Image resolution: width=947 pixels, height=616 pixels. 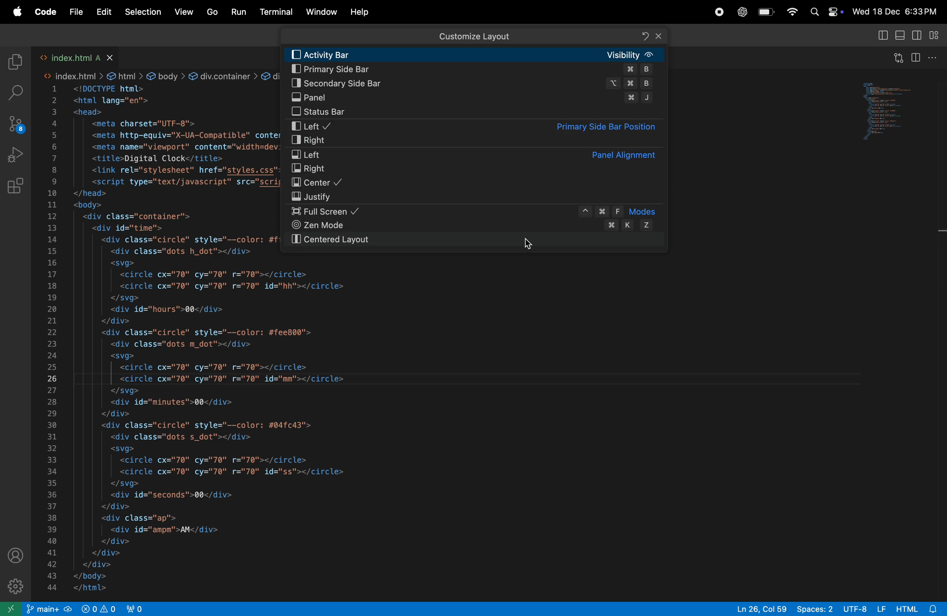 I want to click on status bar, so click(x=474, y=112).